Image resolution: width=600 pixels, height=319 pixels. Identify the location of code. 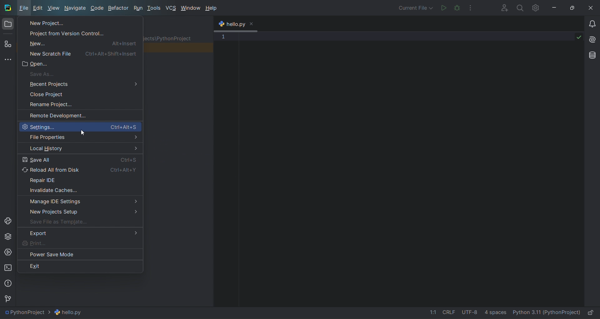
(95, 8).